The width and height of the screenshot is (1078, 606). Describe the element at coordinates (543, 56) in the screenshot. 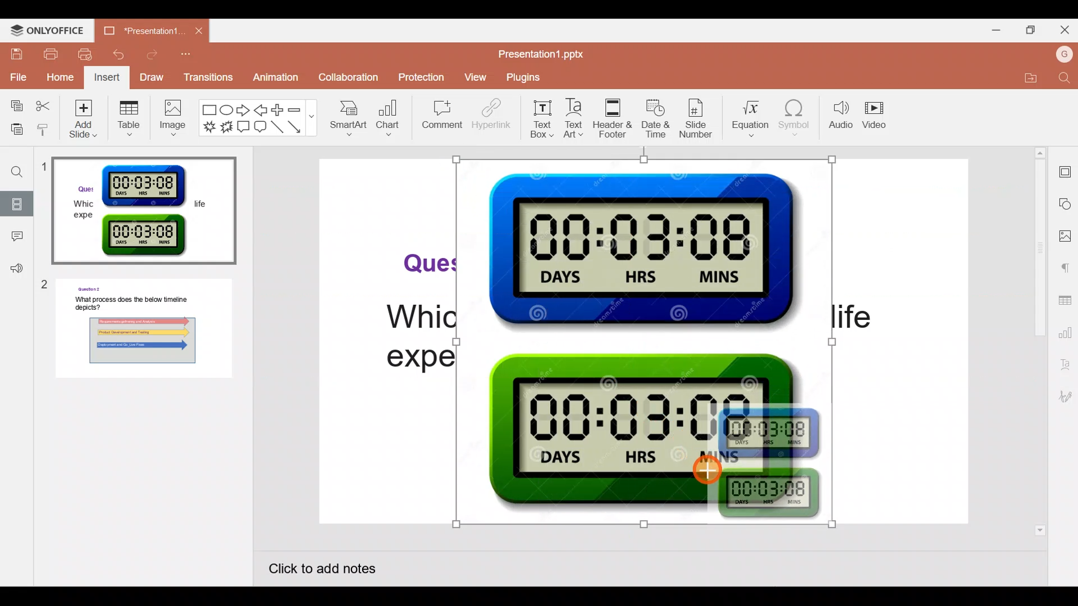

I see `Presentation1.pptx` at that location.